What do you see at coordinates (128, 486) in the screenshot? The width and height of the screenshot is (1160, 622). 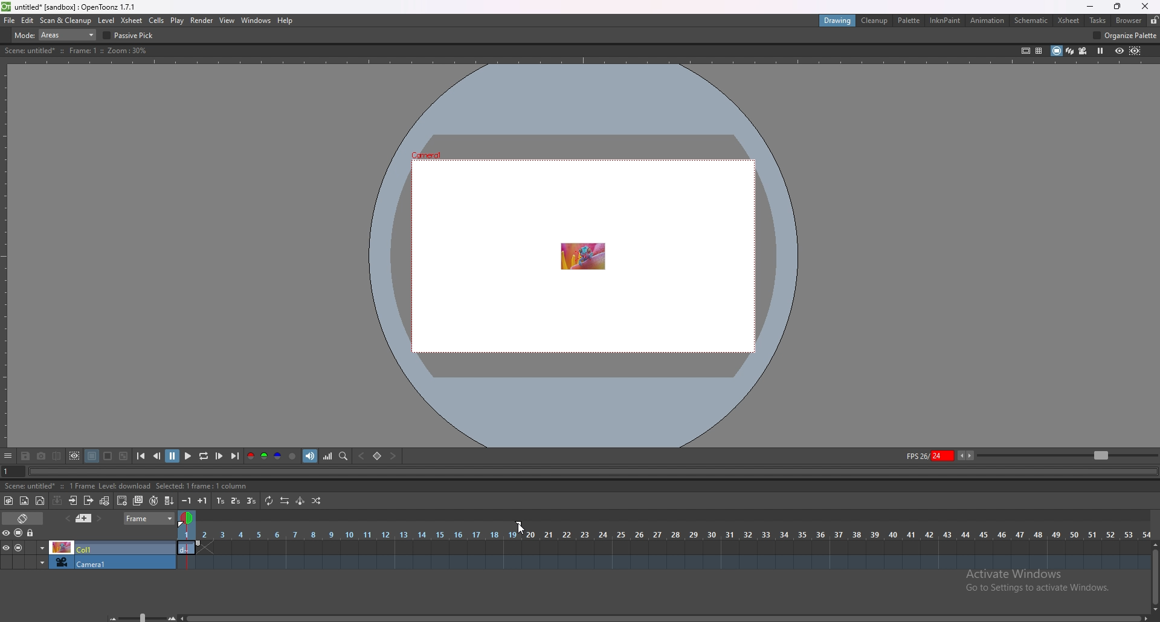 I see `description` at bounding box center [128, 486].